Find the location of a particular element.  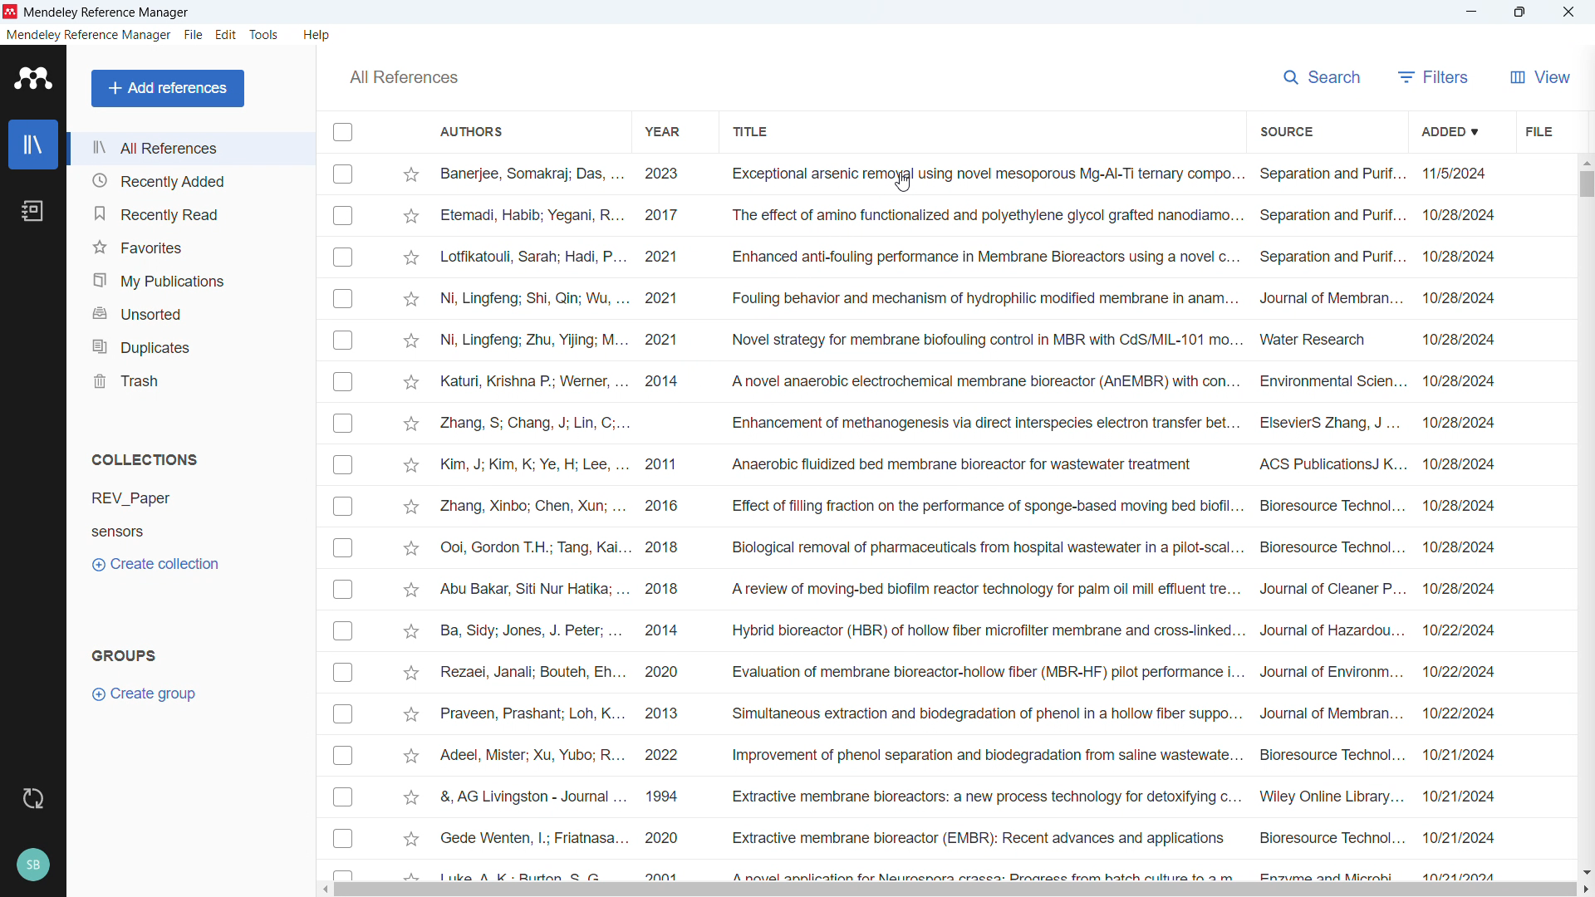

Scroll down  is located at coordinates (1584, 870).